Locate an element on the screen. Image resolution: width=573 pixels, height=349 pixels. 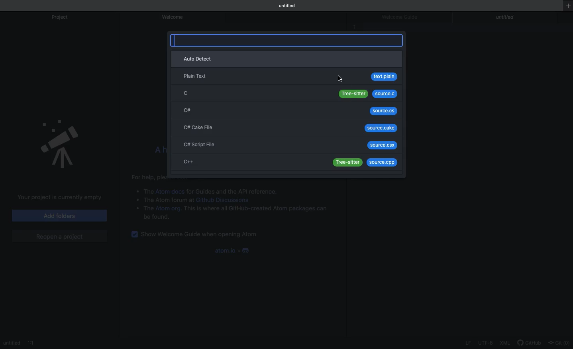
Show Welcome guide when opening Atom is located at coordinates (202, 235).